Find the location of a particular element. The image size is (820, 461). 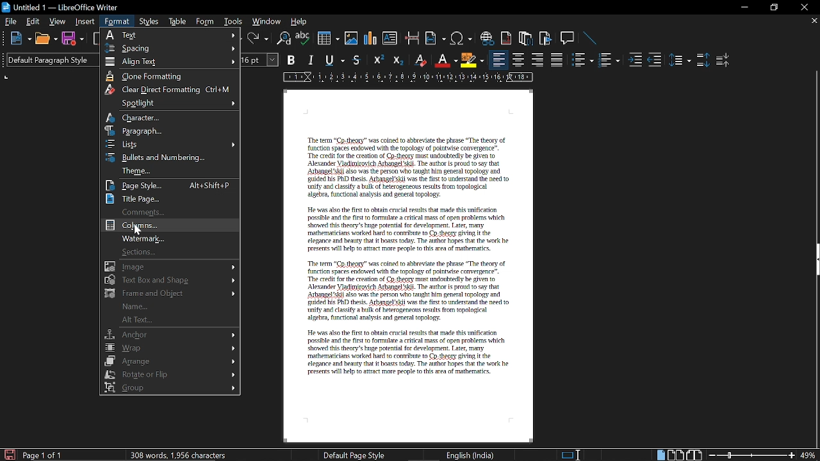

page style is located at coordinates (169, 184).